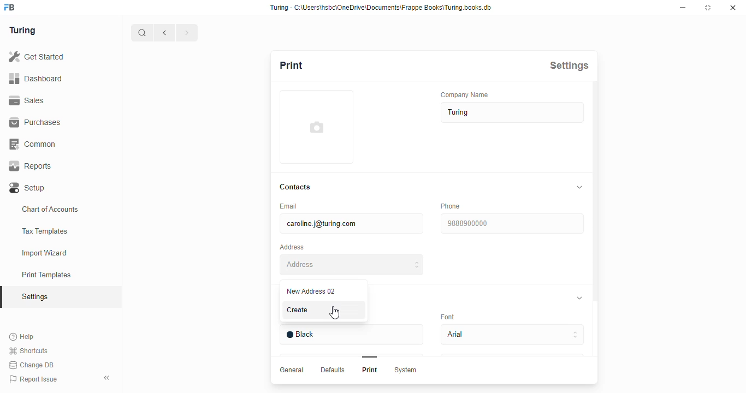 This screenshot has width=746, height=393. What do you see at coordinates (683, 8) in the screenshot?
I see `minimize` at bounding box center [683, 8].